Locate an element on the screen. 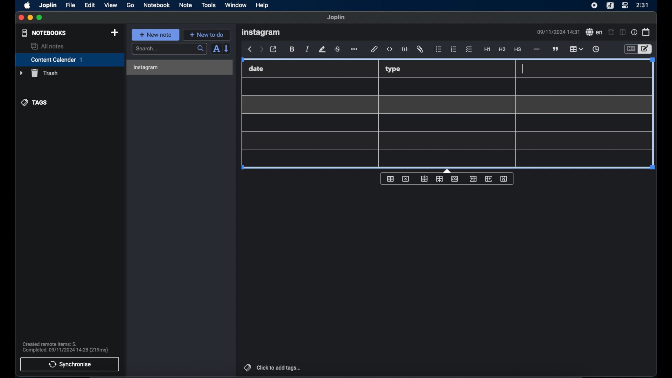 The height and width of the screenshot is (378, 672). heading 1 is located at coordinates (487, 50).